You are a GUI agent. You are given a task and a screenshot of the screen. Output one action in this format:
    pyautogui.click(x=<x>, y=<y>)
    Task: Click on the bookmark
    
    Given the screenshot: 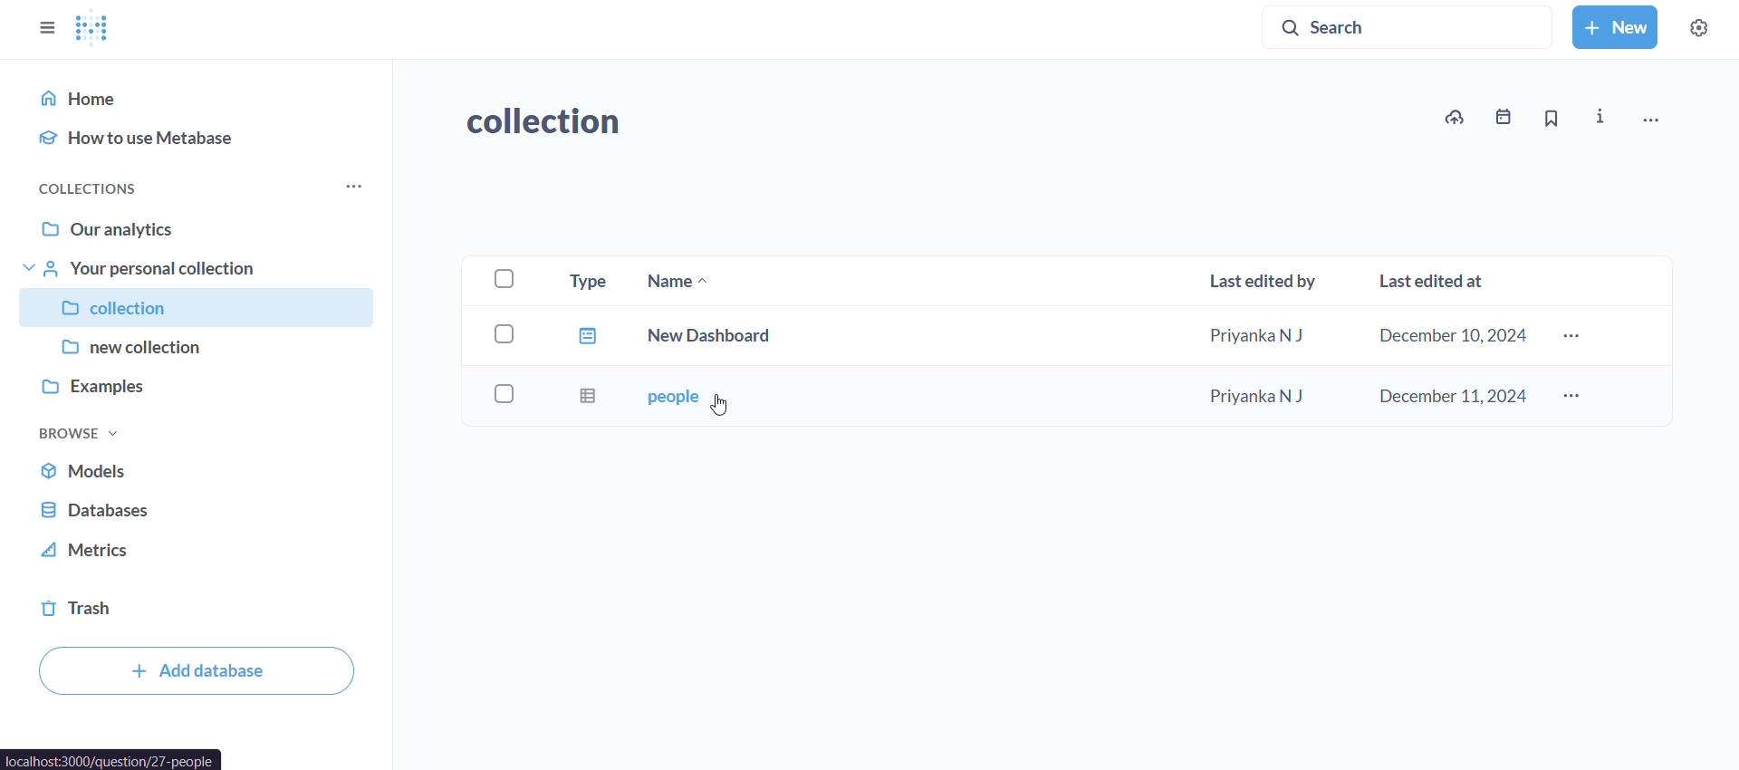 What is the action you would take?
    pyautogui.click(x=1558, y=120)
    